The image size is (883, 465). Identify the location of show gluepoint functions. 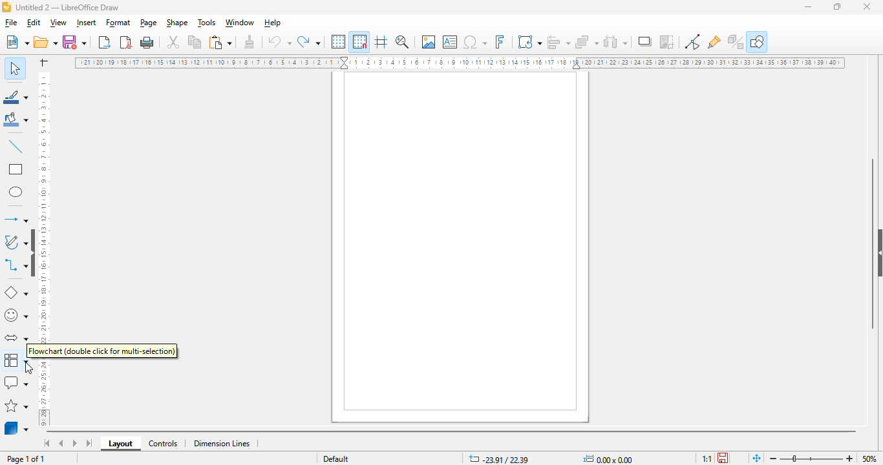
(714, 43).